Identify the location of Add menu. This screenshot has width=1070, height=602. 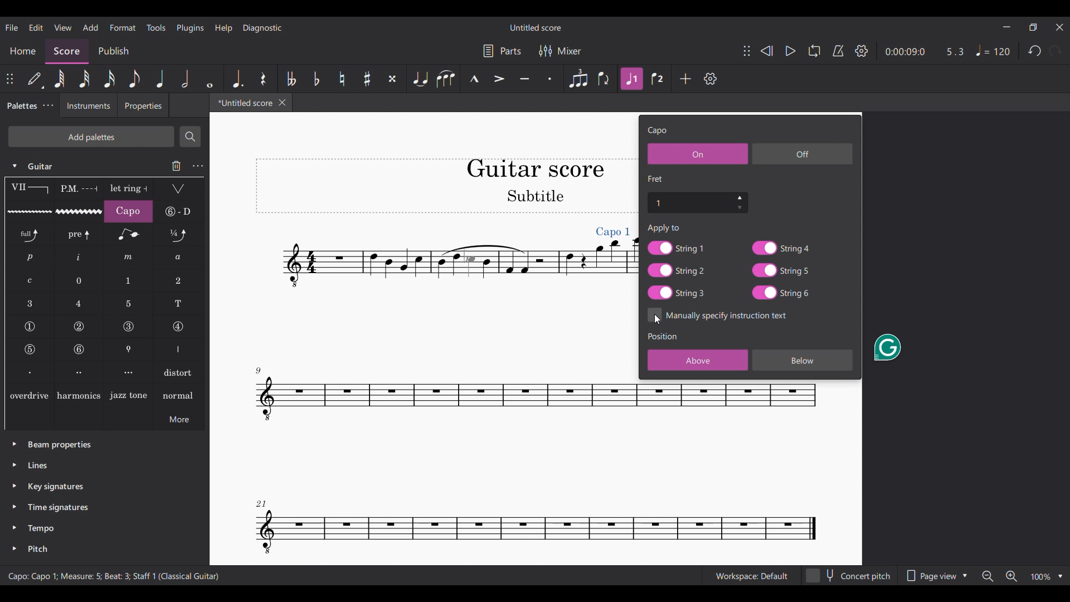
(90, 27).